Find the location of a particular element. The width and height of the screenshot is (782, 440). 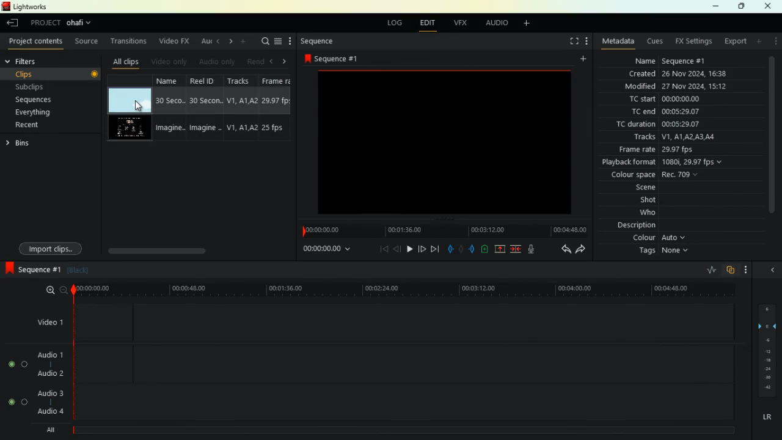

more is located at coordinates (585, 41).